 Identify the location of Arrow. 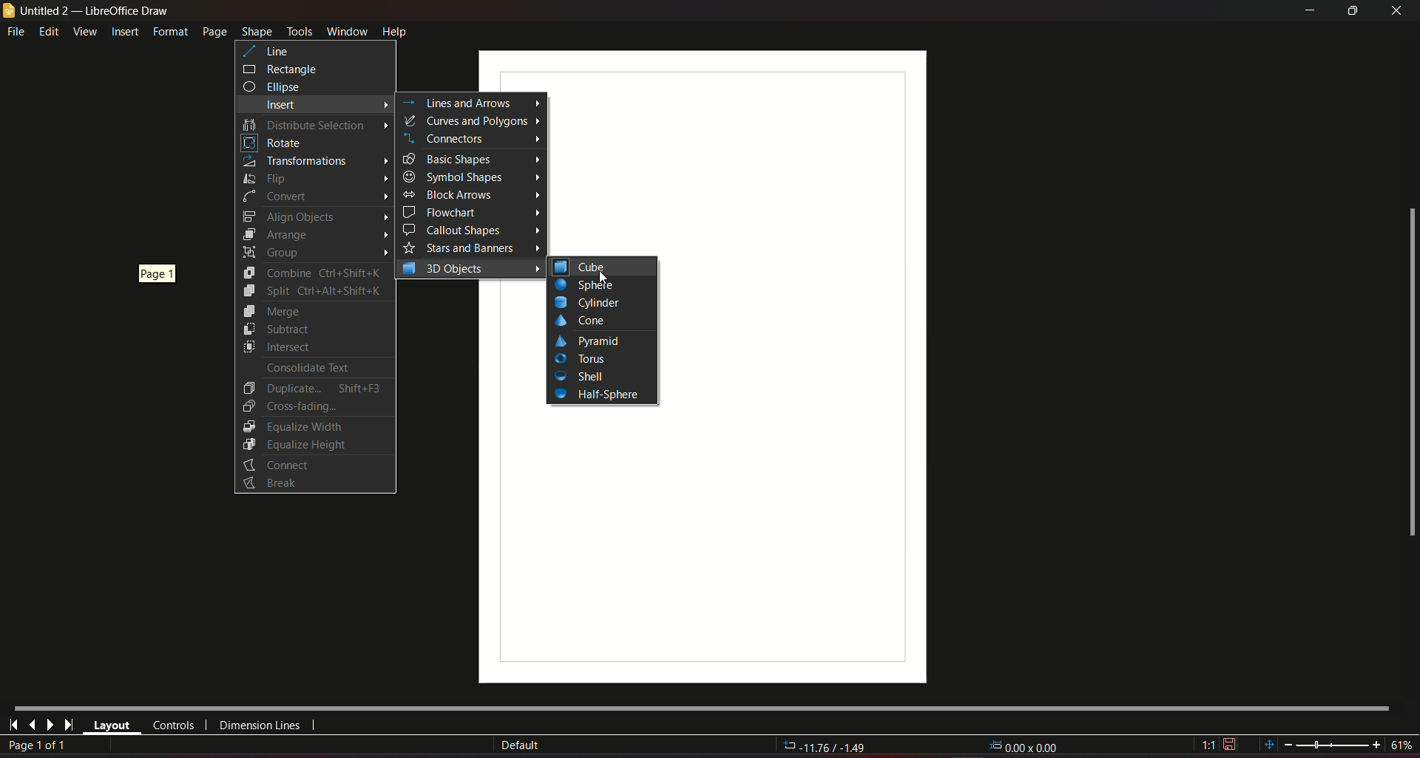
(385, 123).